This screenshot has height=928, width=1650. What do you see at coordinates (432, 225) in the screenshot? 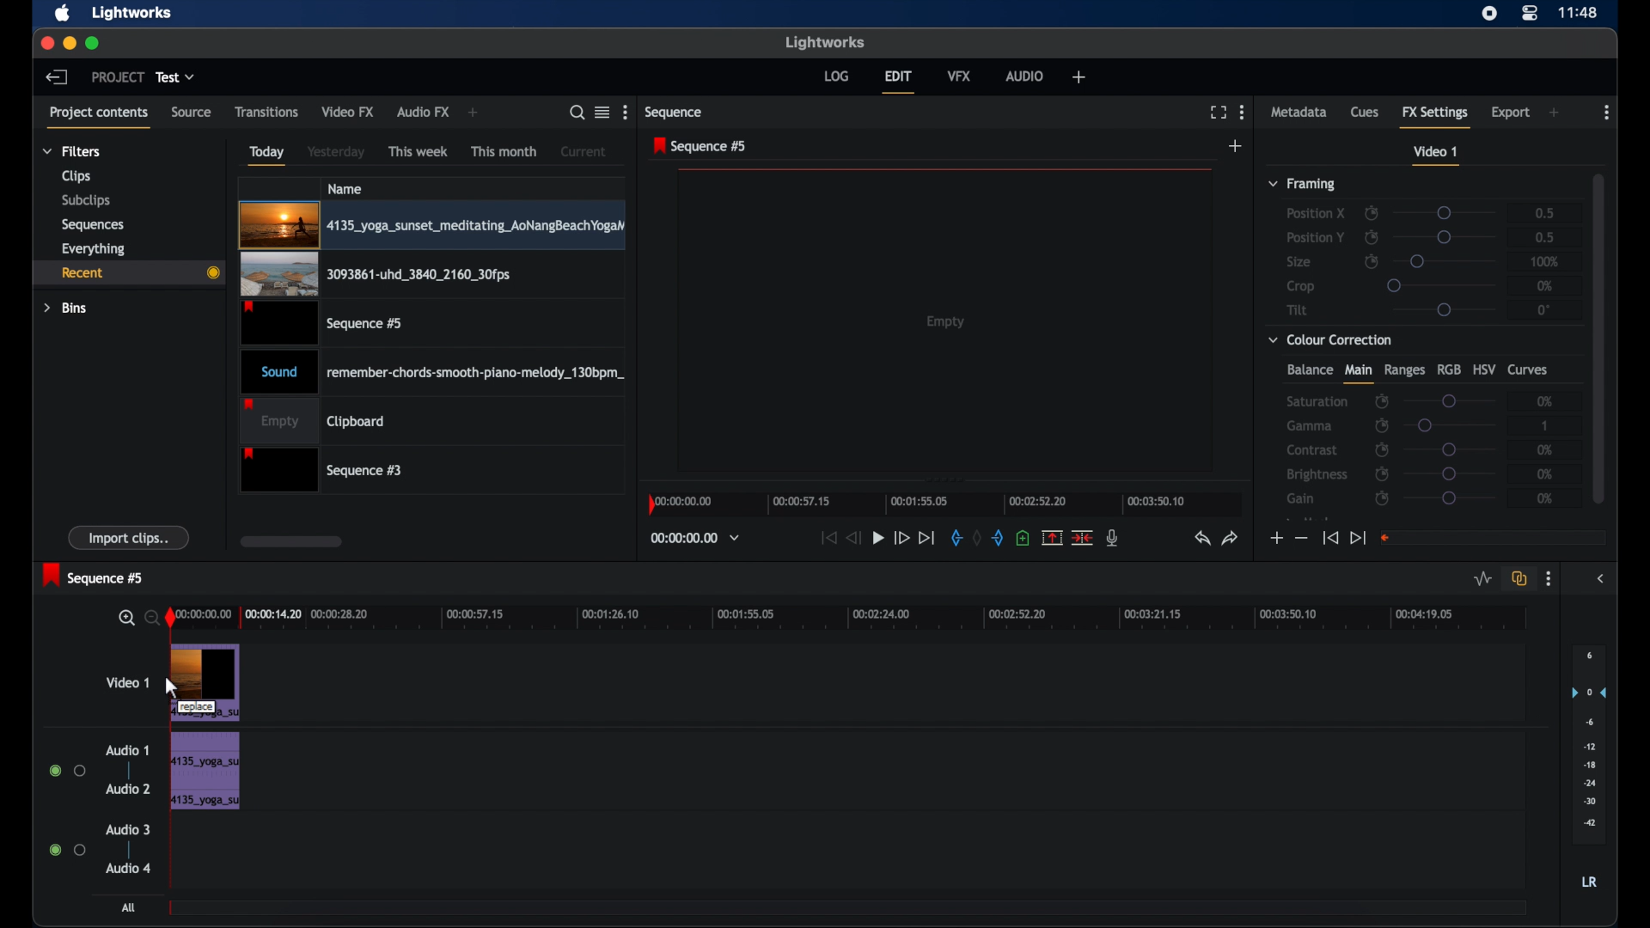
I see `video clip highlighted` at bounding box center [432, 225].